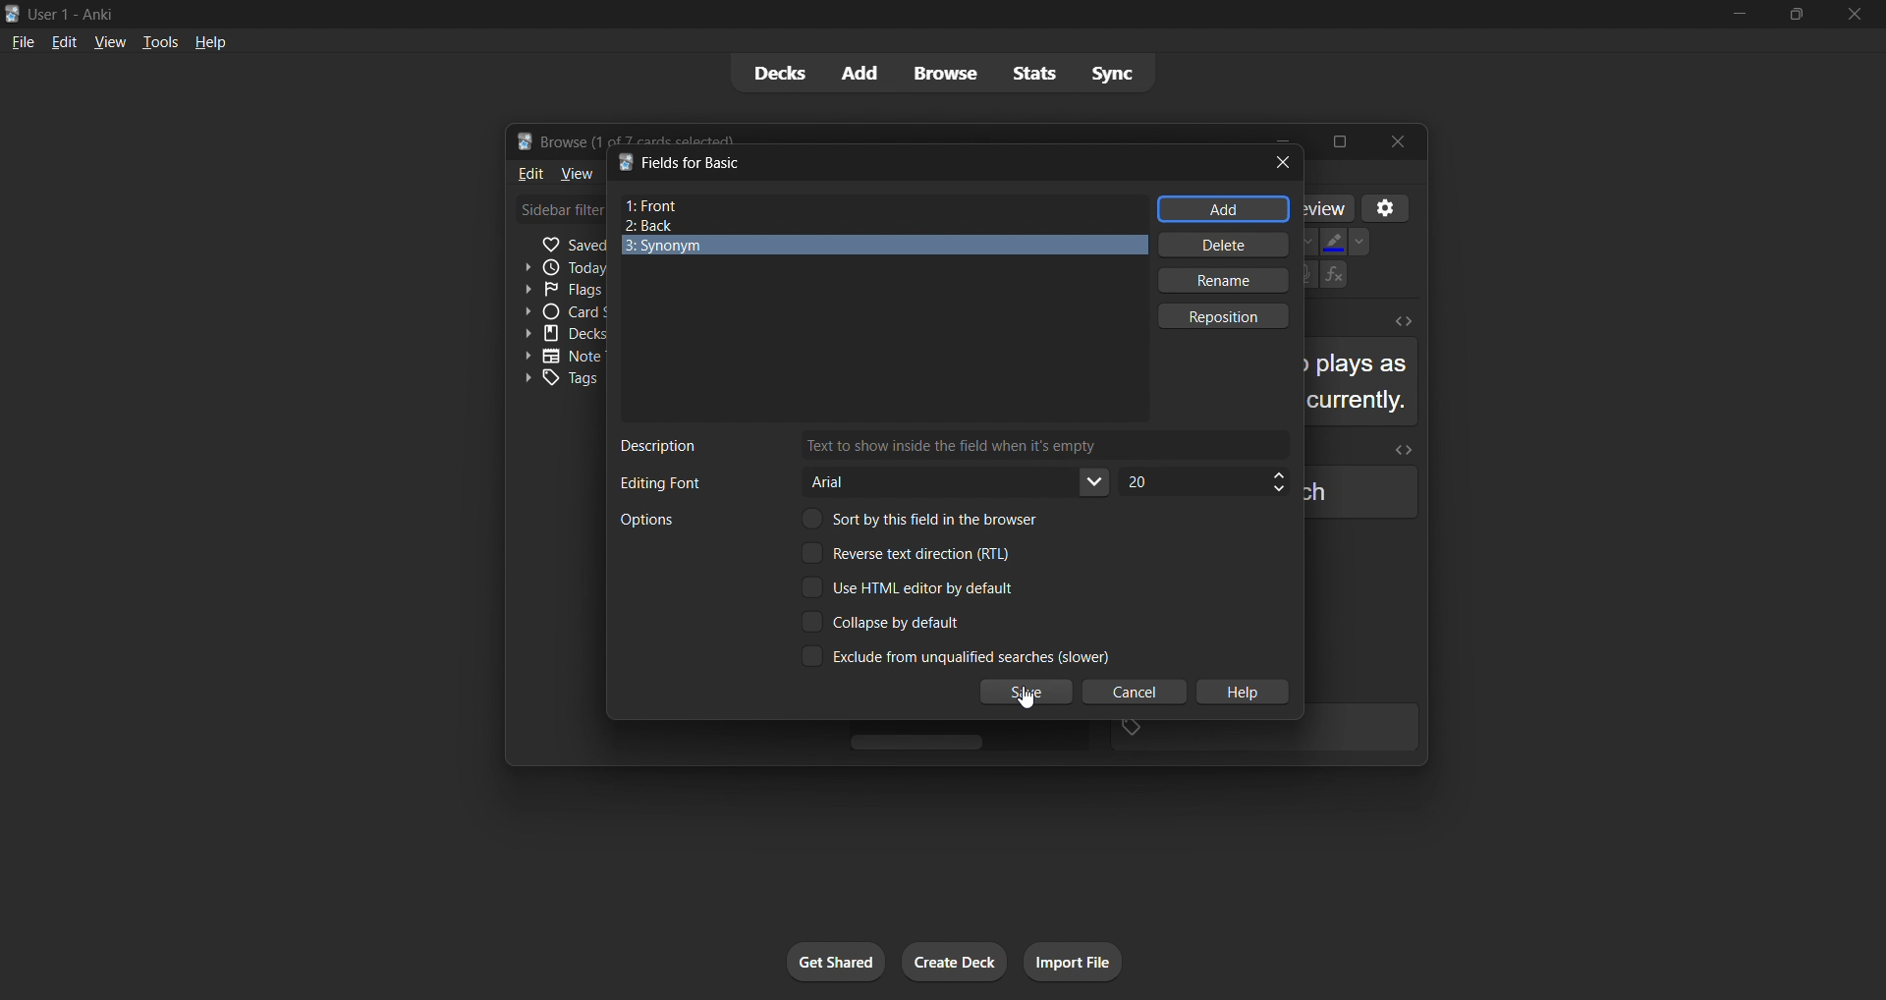  What do you see at coordinates (886, 250) in the screenshot?
I see `synonym field name` at bounding box center [886, 250].